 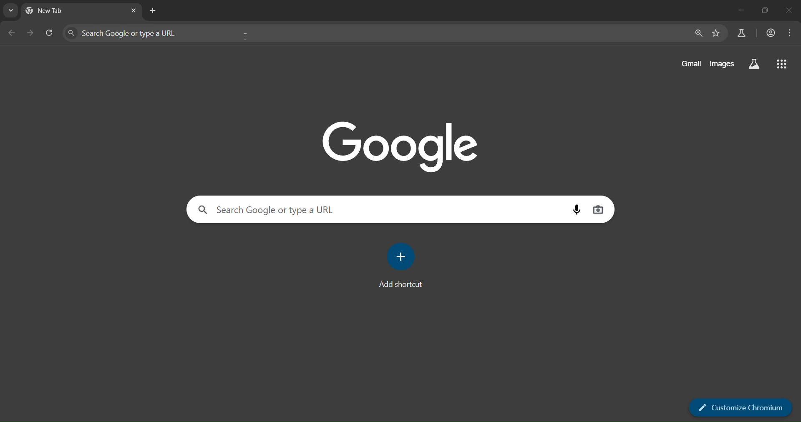 I want to click on restore down, so click(x=764, y=10).